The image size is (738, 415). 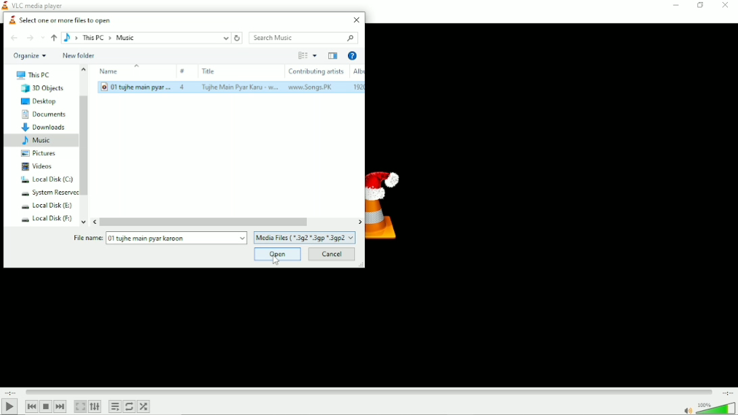 What do you see at coordinates (146, 38) in the screenshot?
I see `Location` at bounding box center [146, 38].